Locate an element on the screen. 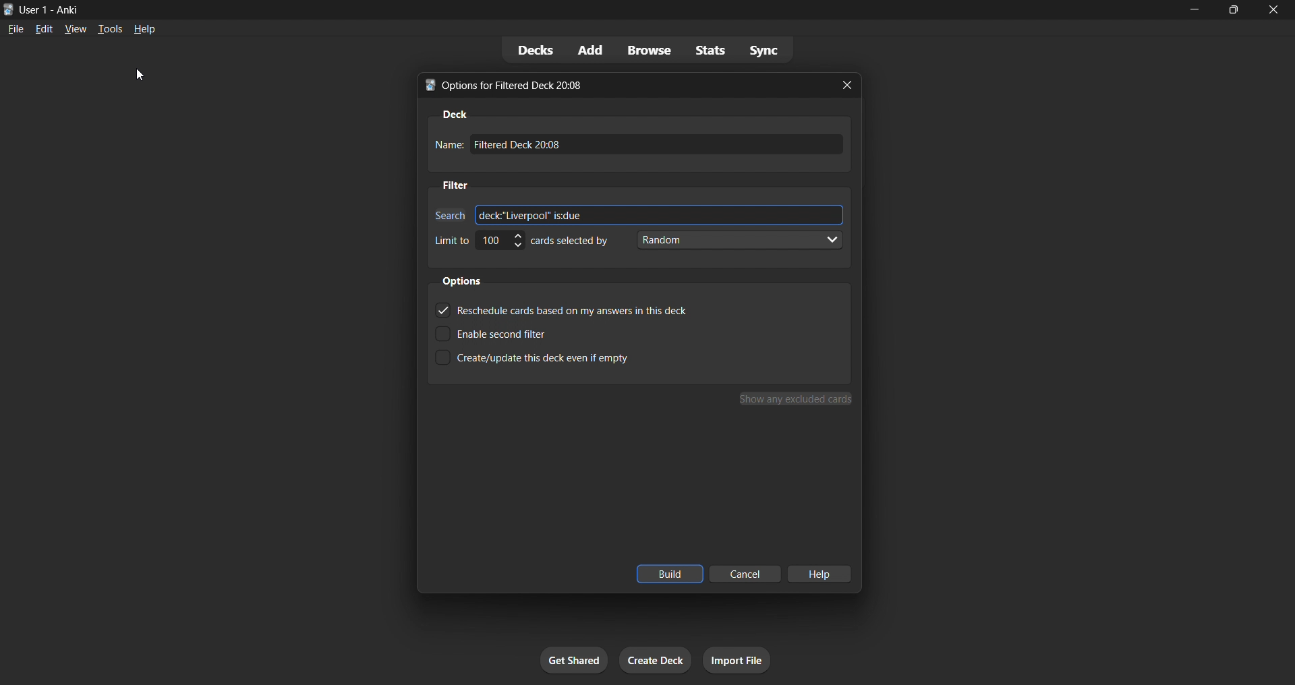  Anki is located at coordinates (8, 9).